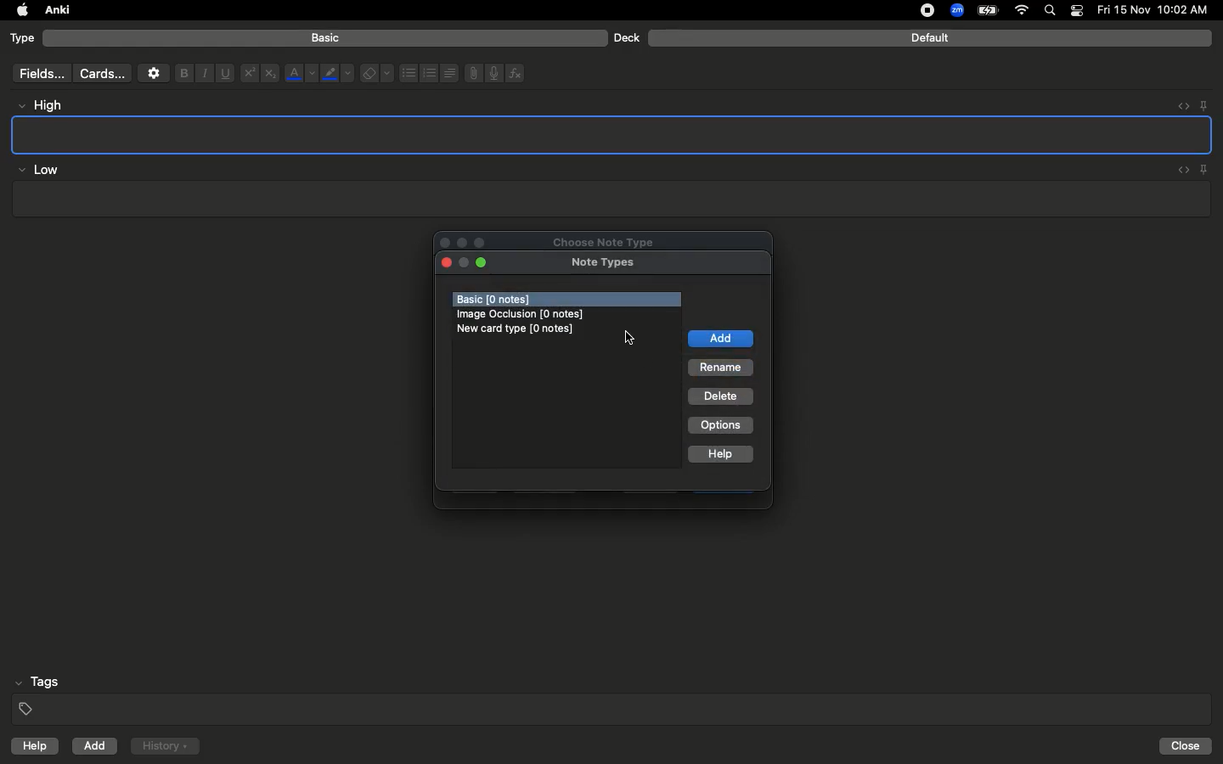 The width and height of the screenshot is (1223, 764). What do you see at coordinates (521, 329) in the screenshot?
I see `New card type` at bounding box center [521, 329].